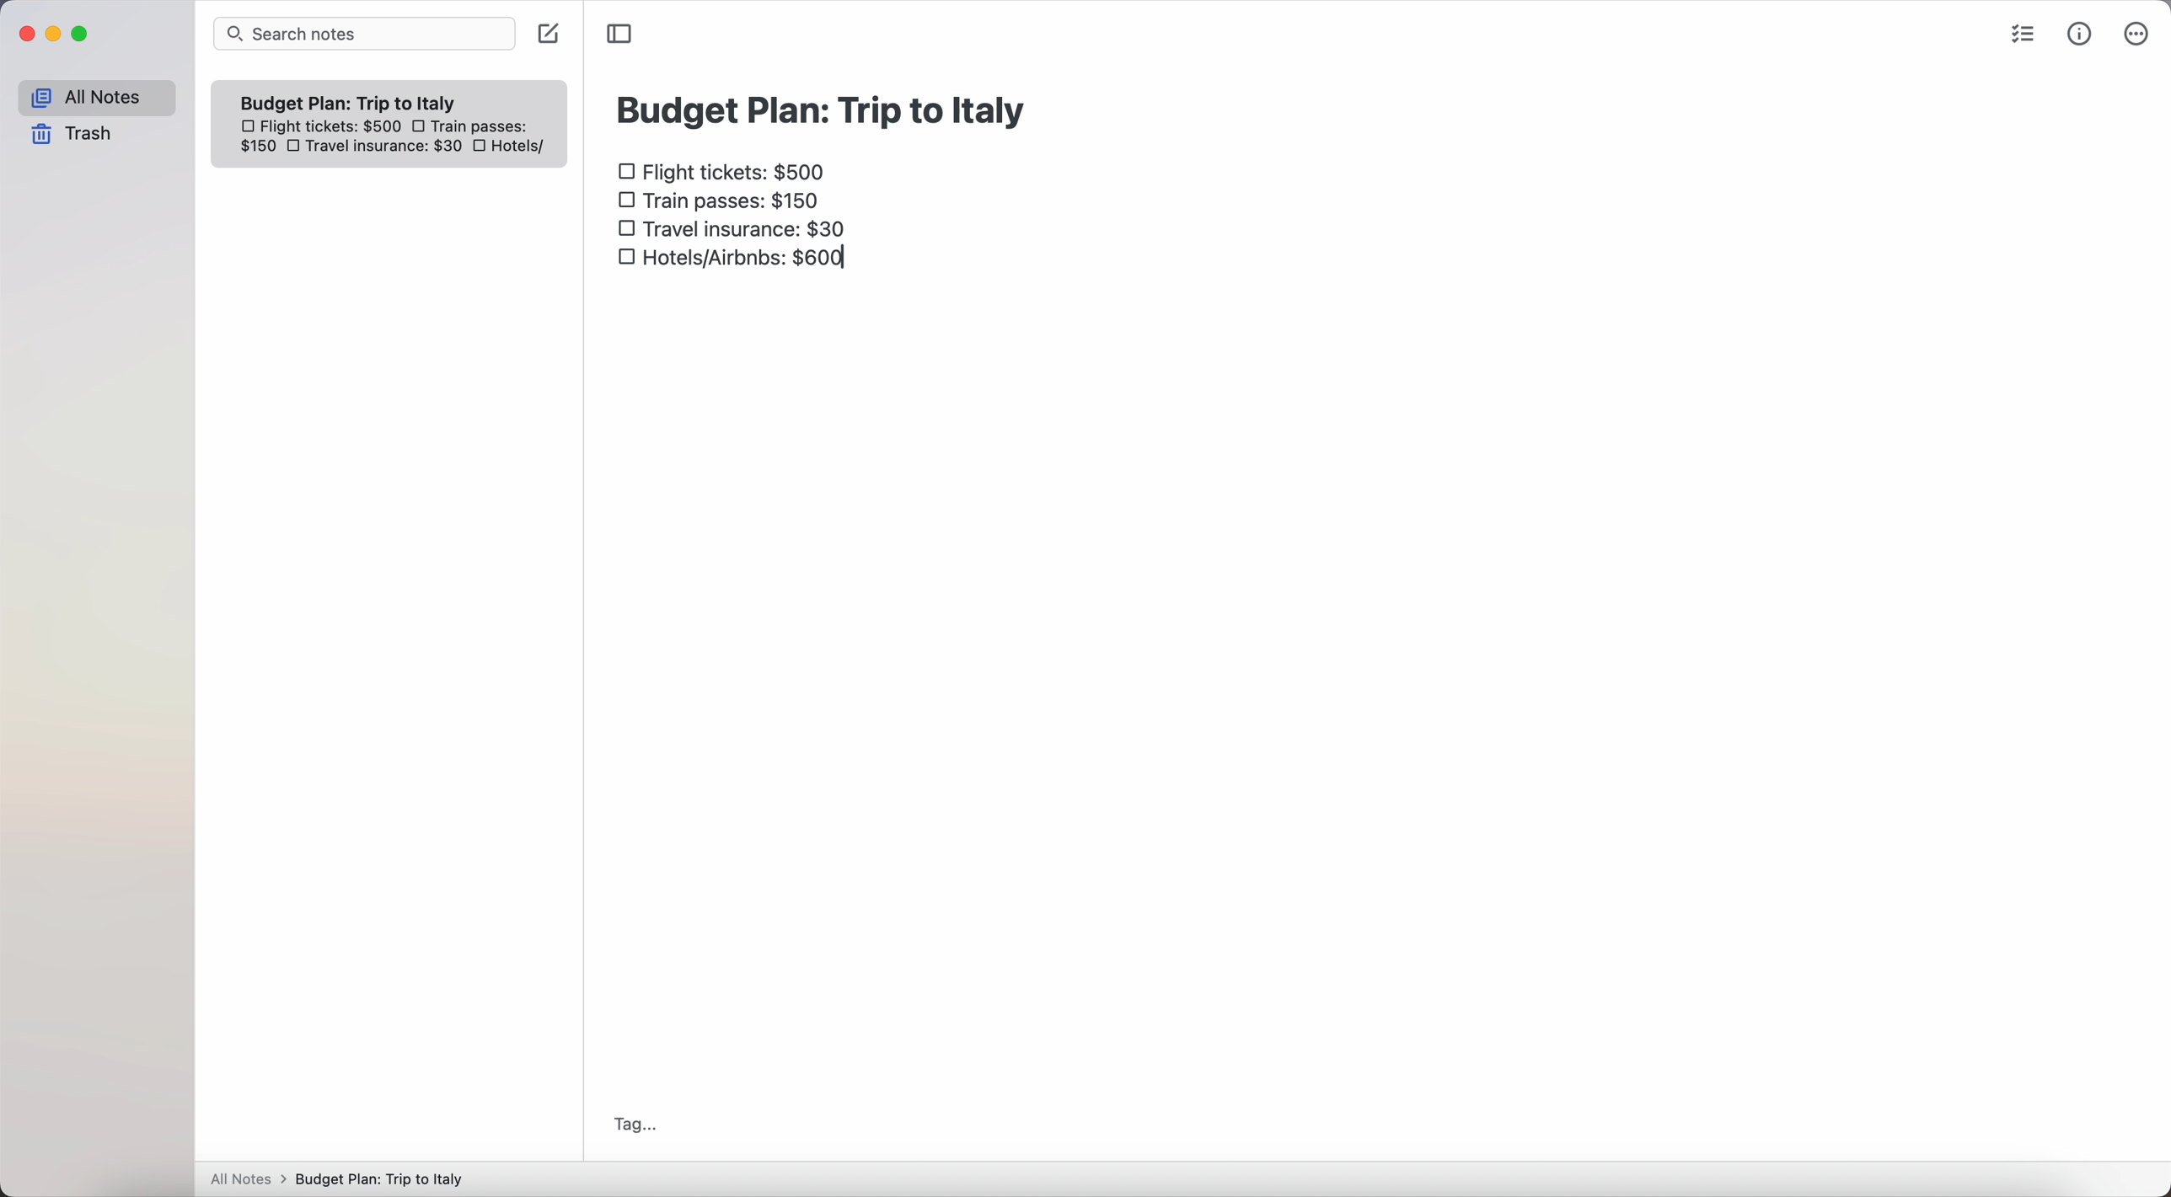 The image size is (2171, 1197). Describe the element at coordinates (480, 124) in the screenshot. I see `train passes` at that location.